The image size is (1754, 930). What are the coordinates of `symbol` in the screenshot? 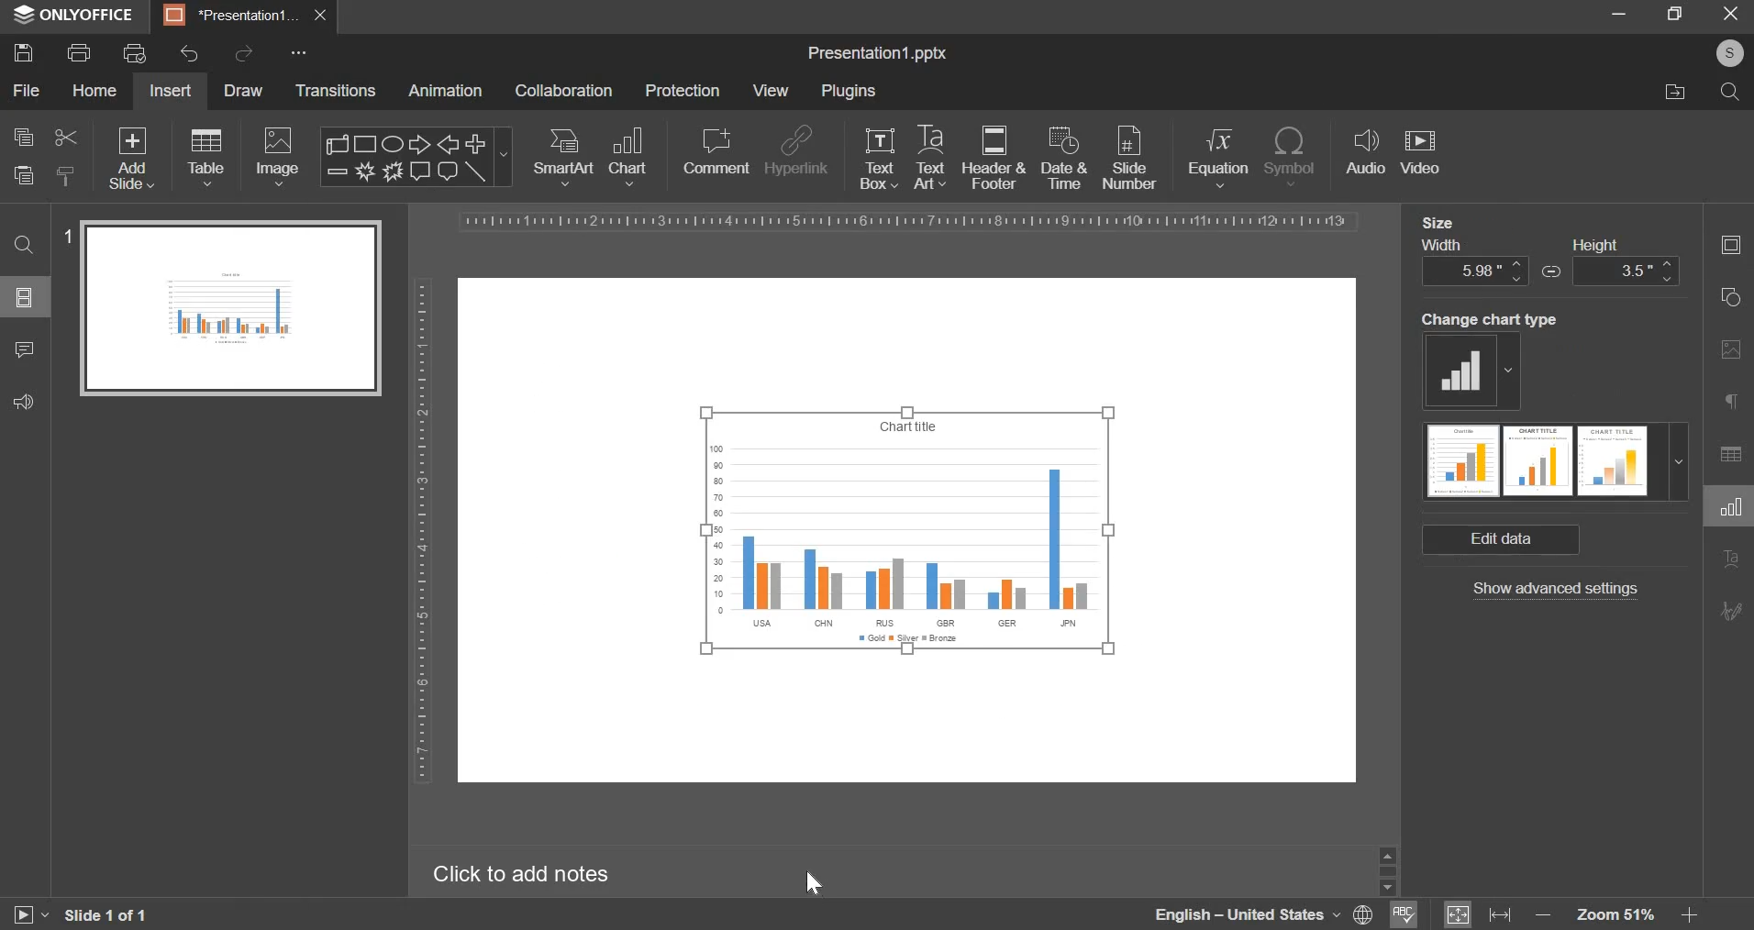 It's located at (1291, 155).